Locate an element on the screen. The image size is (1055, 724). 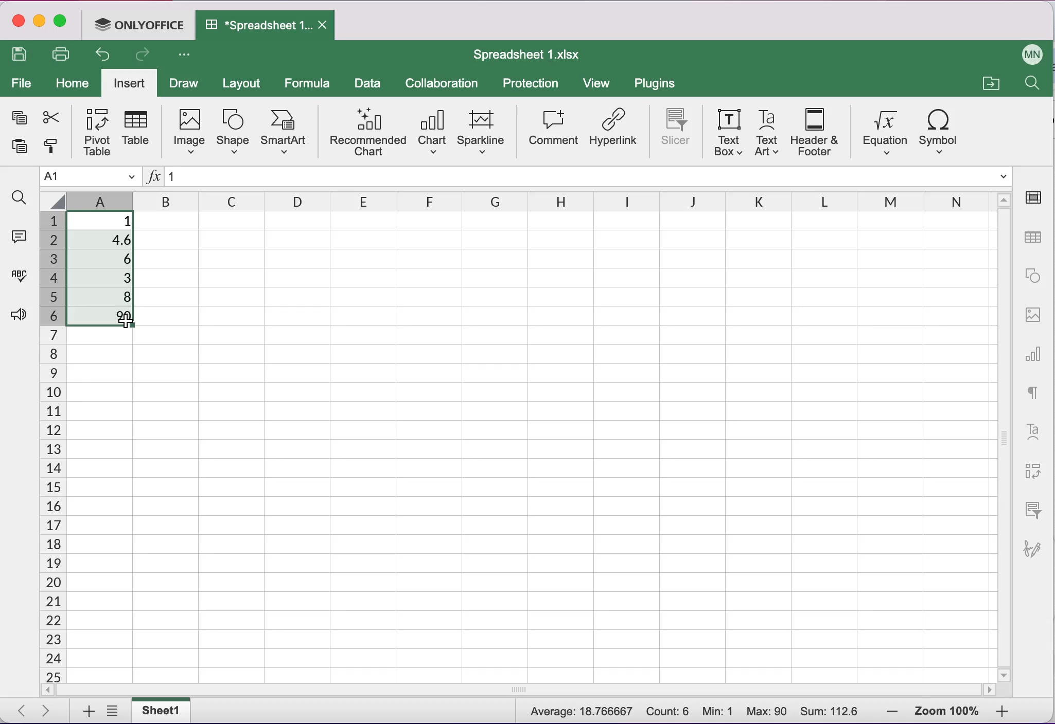
columns is located at coordinates (517, 199).